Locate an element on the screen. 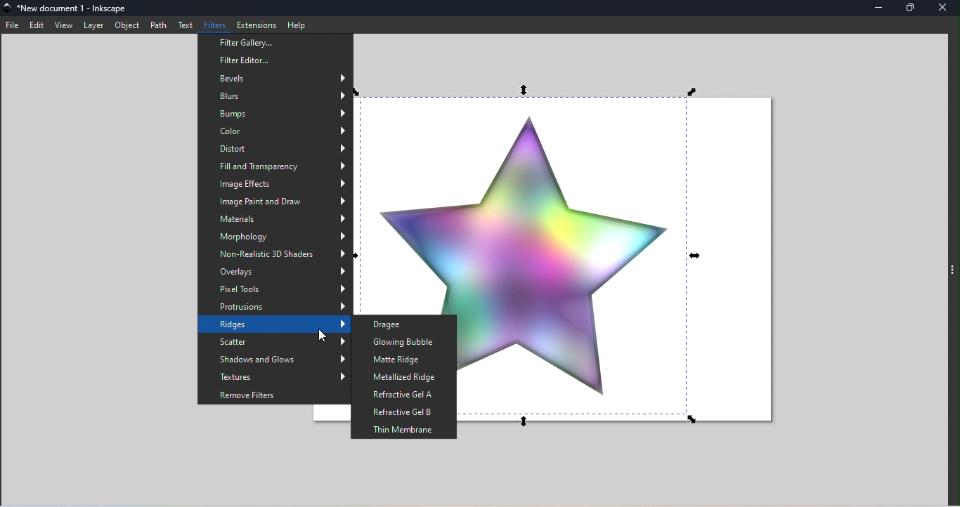 Image resolution: width=960 pixels, height=507 pixels. Protrusions is located at coordinates (276, 308).